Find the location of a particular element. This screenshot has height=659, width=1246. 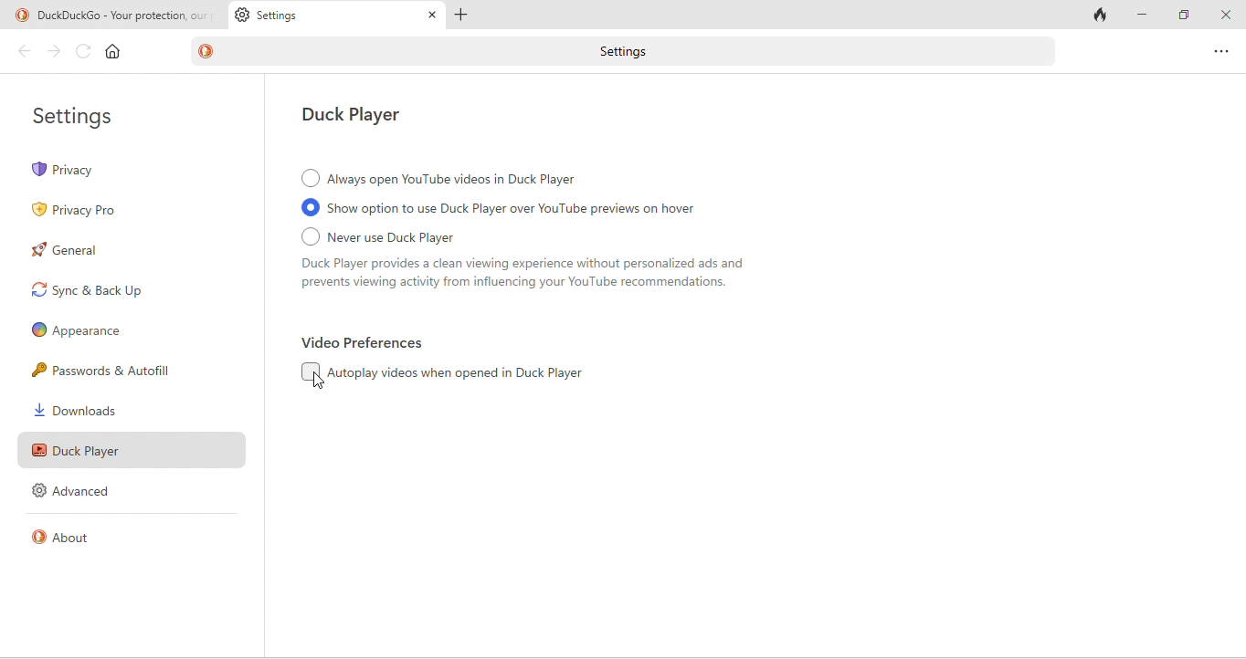

home is located at coordinates (113, 51).